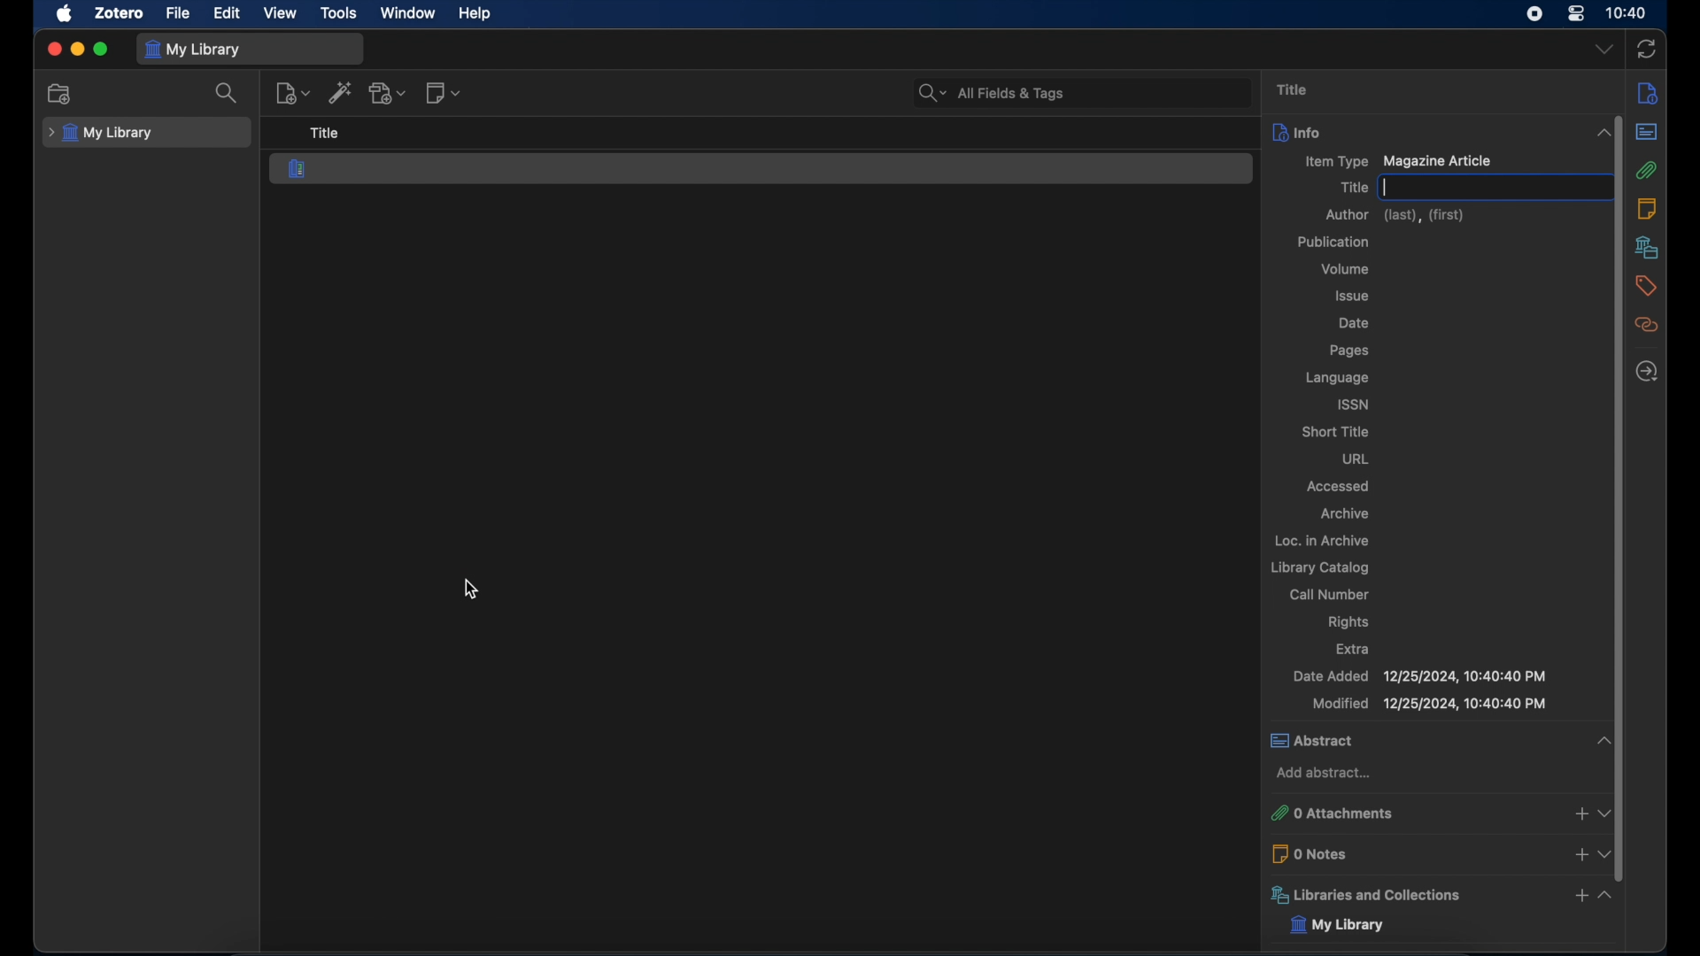  What do you see at coordinates (1420, 676) in the screenshot?
I see `date added` at bounding box center [1420, 676].